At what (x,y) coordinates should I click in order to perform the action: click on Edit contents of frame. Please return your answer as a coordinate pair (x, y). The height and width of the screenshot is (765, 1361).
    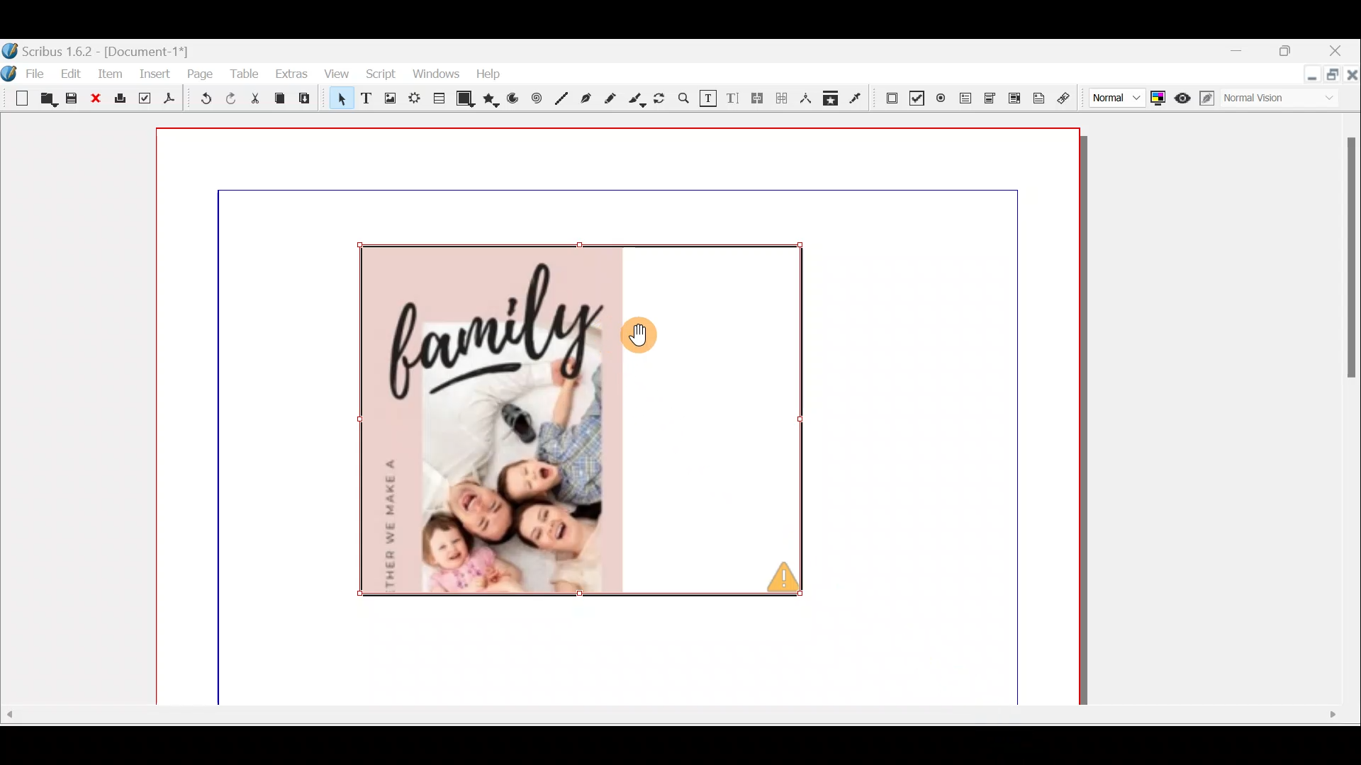
    Looking at the image, I should click on (708, 99).